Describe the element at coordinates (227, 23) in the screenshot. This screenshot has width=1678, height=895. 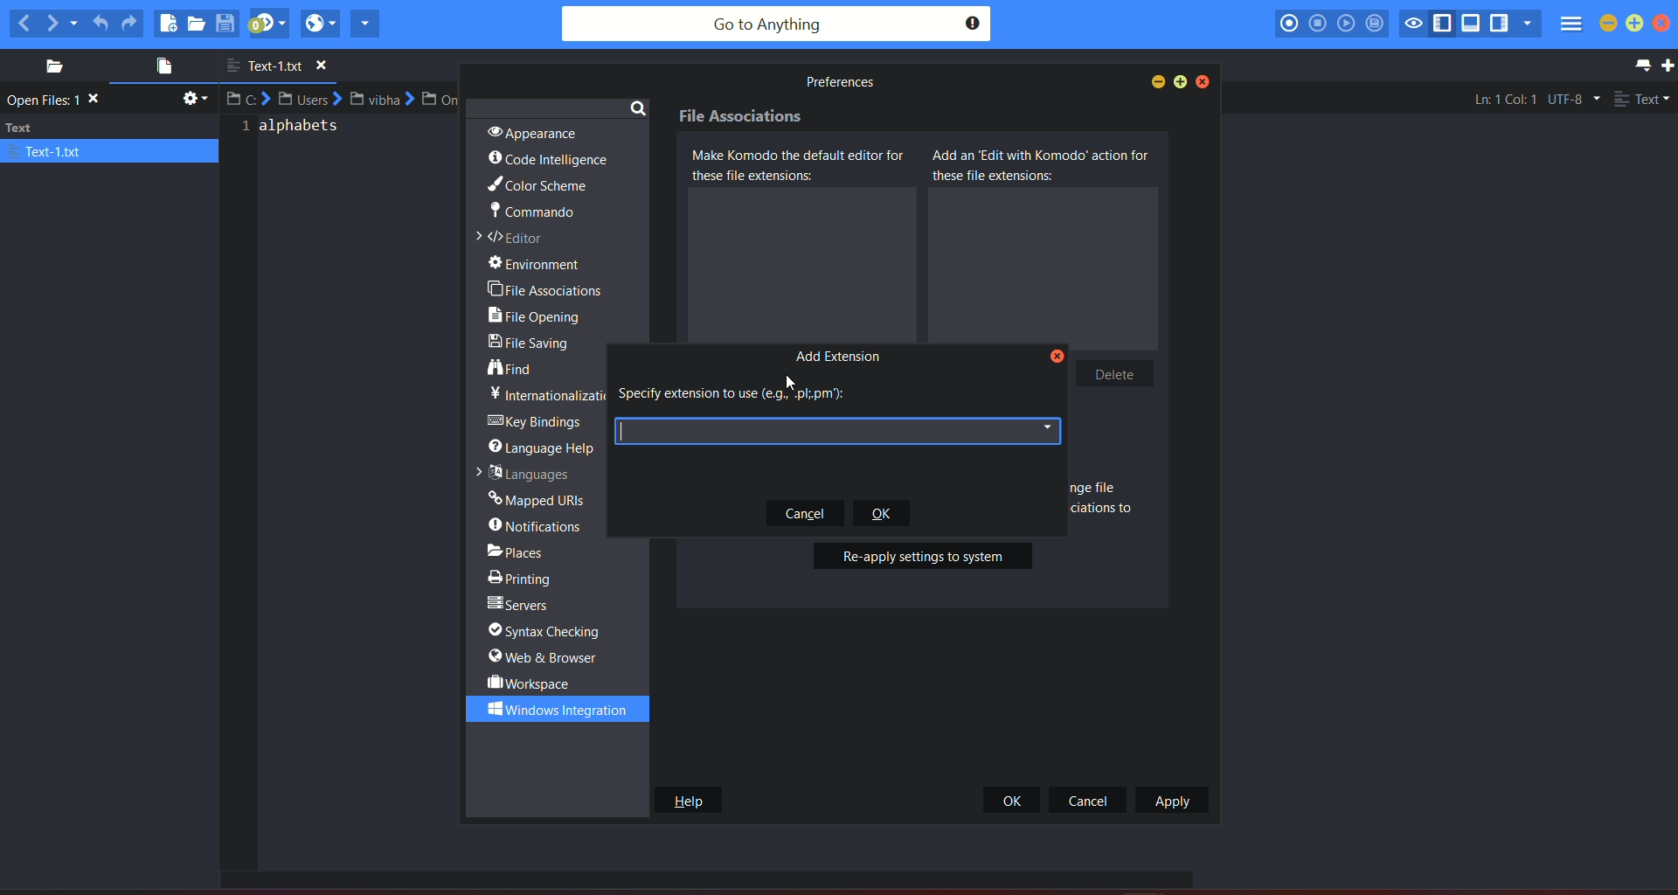
I see `save file` at that location.